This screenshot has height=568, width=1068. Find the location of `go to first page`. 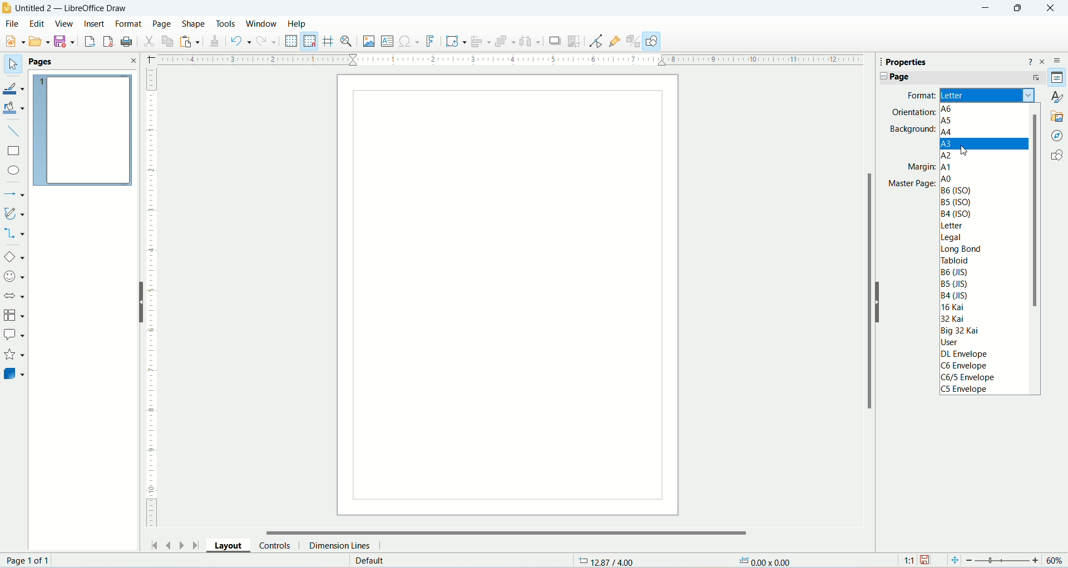

go to first page is located at coordinates (155, 545).